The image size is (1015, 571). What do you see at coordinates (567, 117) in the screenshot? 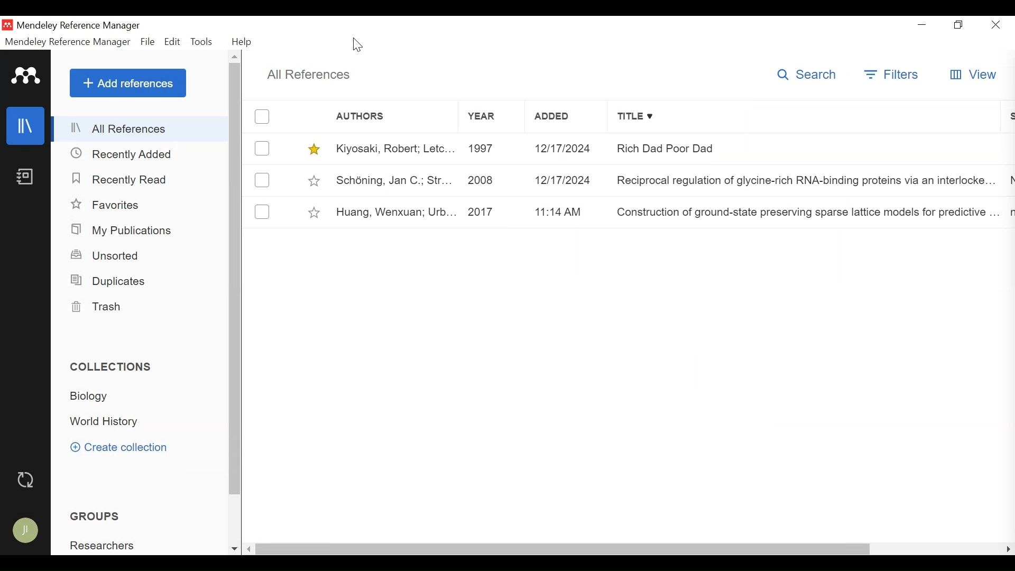
I see `Added` at bounding box center [567, 117].